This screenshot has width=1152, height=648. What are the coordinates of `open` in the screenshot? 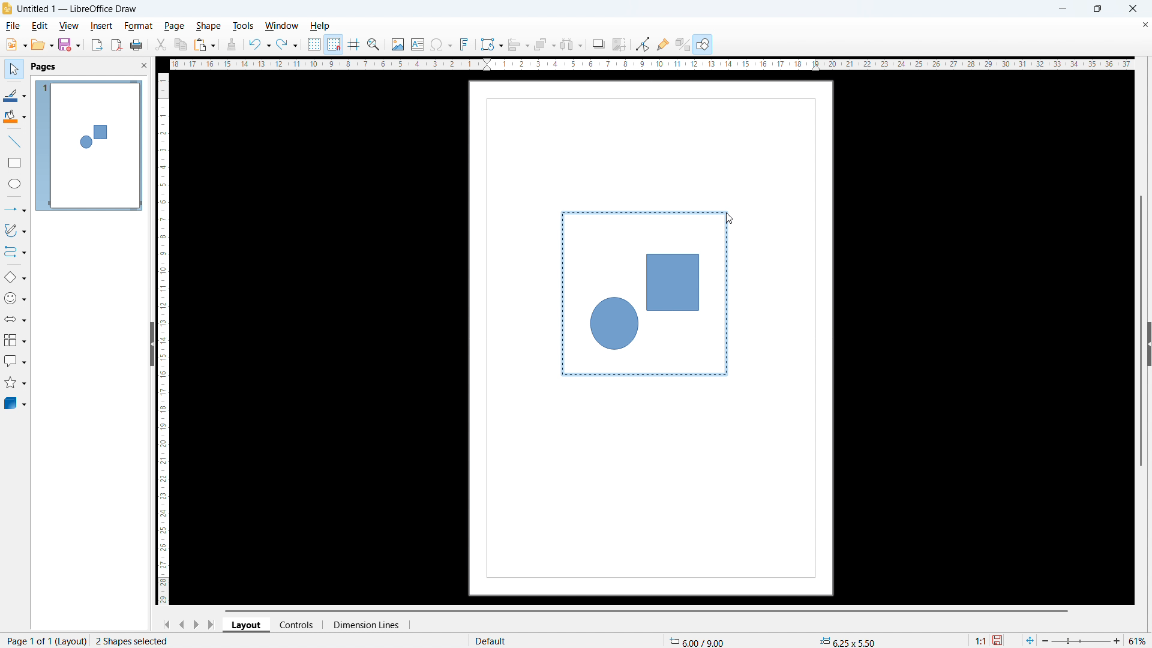 It's located at (42, 45).